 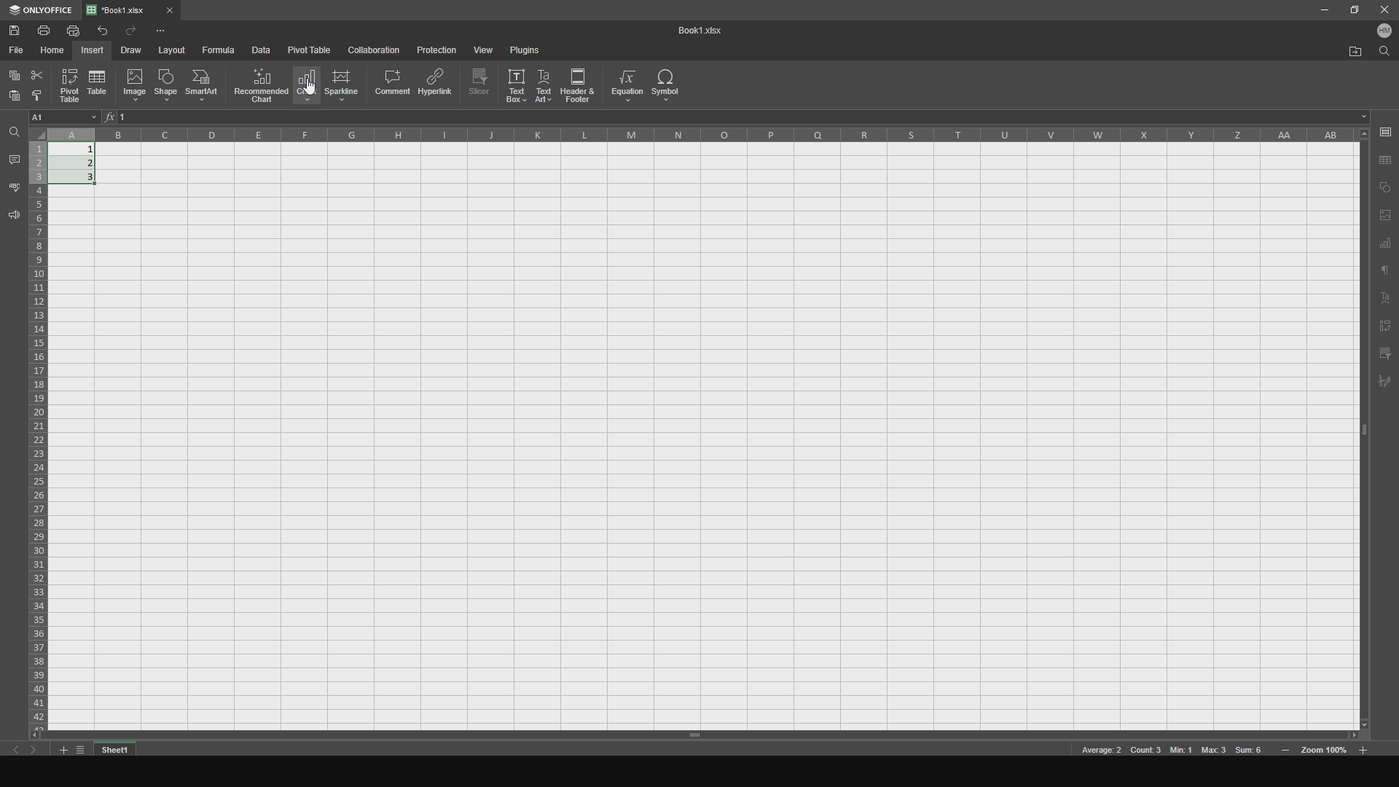 I want to click on chart, so click(x=305, y=86).